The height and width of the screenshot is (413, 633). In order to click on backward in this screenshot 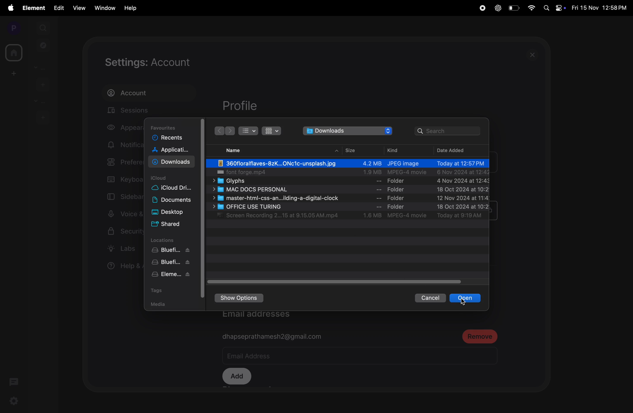, I will do `click(220, 131)`.